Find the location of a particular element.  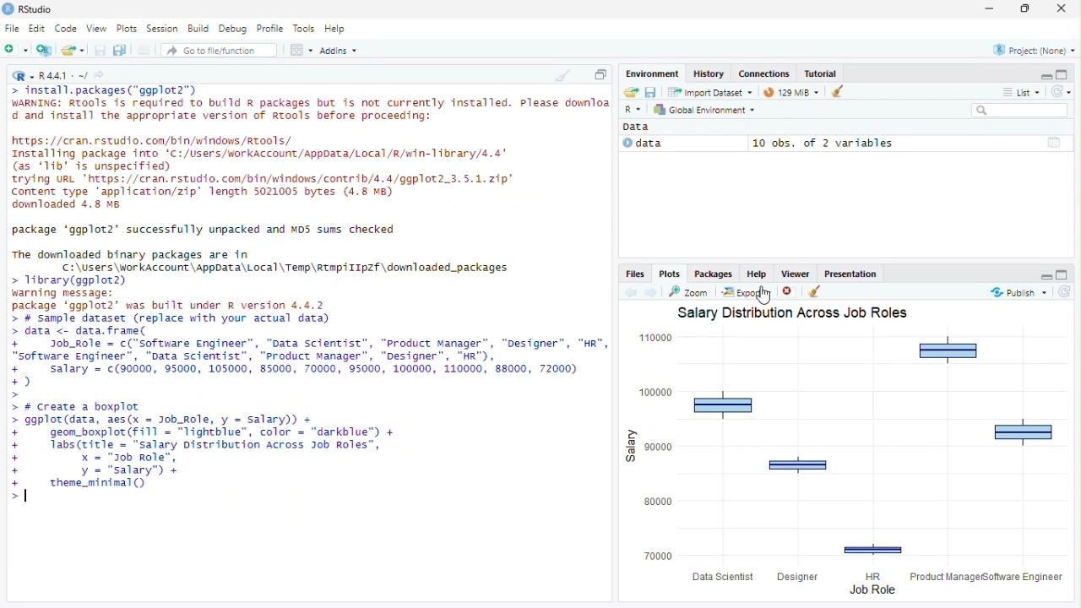

Tutorial is located at coordinates (820, 73).